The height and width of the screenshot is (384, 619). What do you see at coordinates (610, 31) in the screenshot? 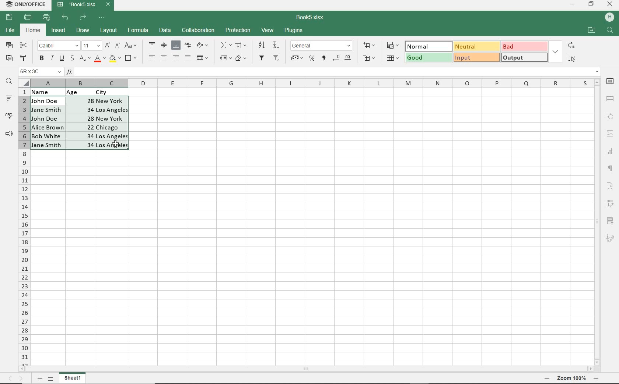
I see `Search` at bounding box center [610, 31].